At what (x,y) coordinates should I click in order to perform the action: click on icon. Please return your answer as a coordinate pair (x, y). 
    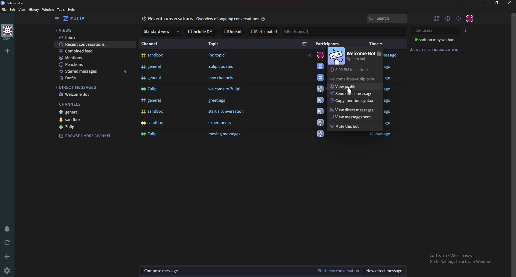
    Looking at the image, I should click on (321, 101).